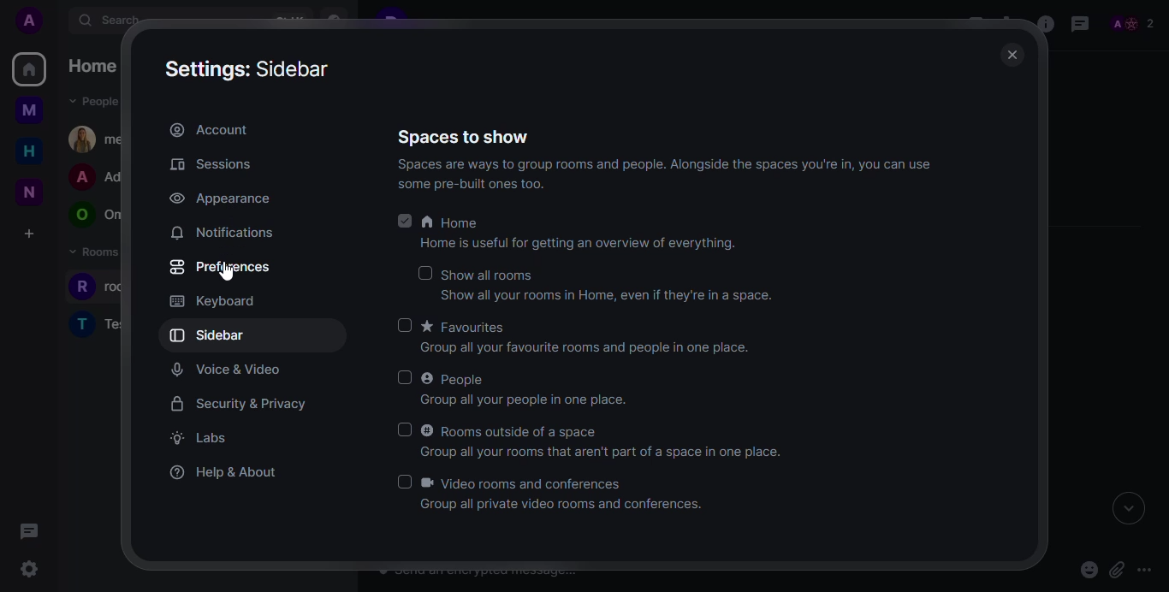  I want to click on new, so click(26, 190).